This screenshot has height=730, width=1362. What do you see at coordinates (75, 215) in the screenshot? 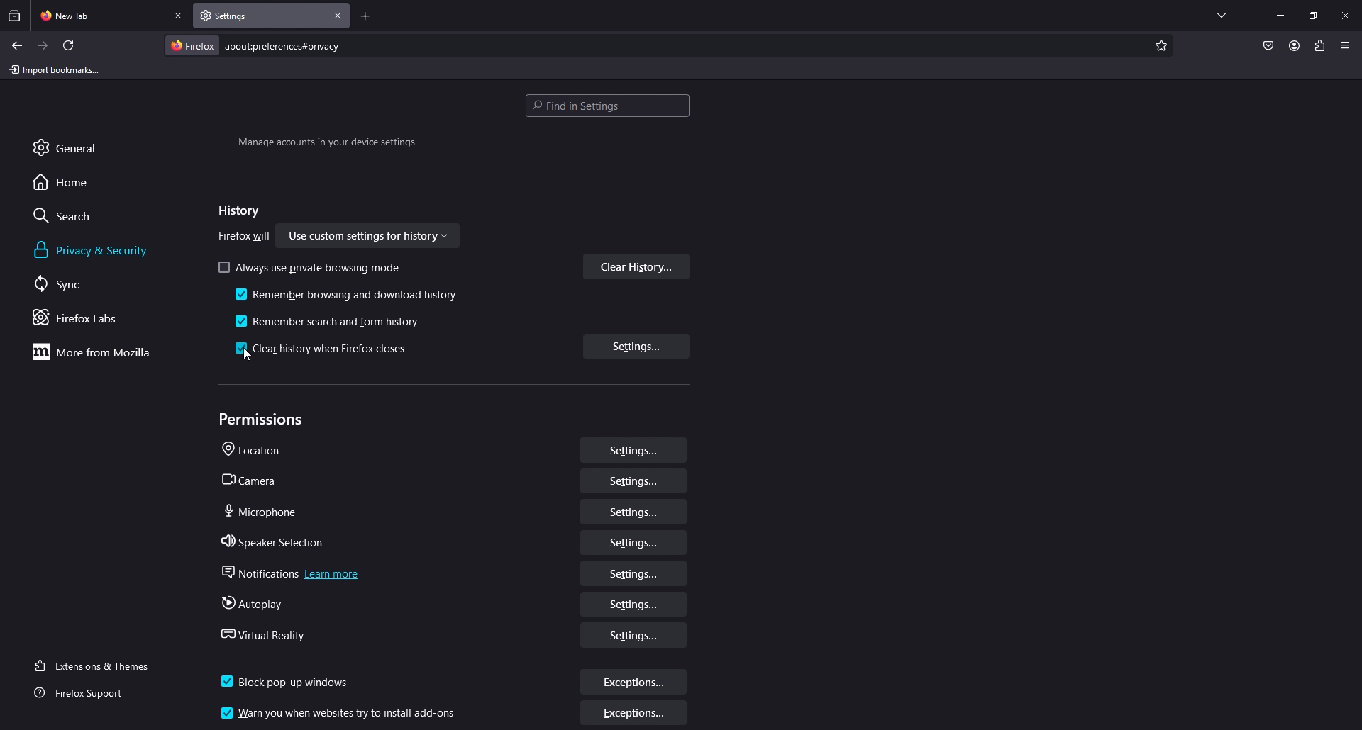
I see `search` at bounding box center [75, 215].